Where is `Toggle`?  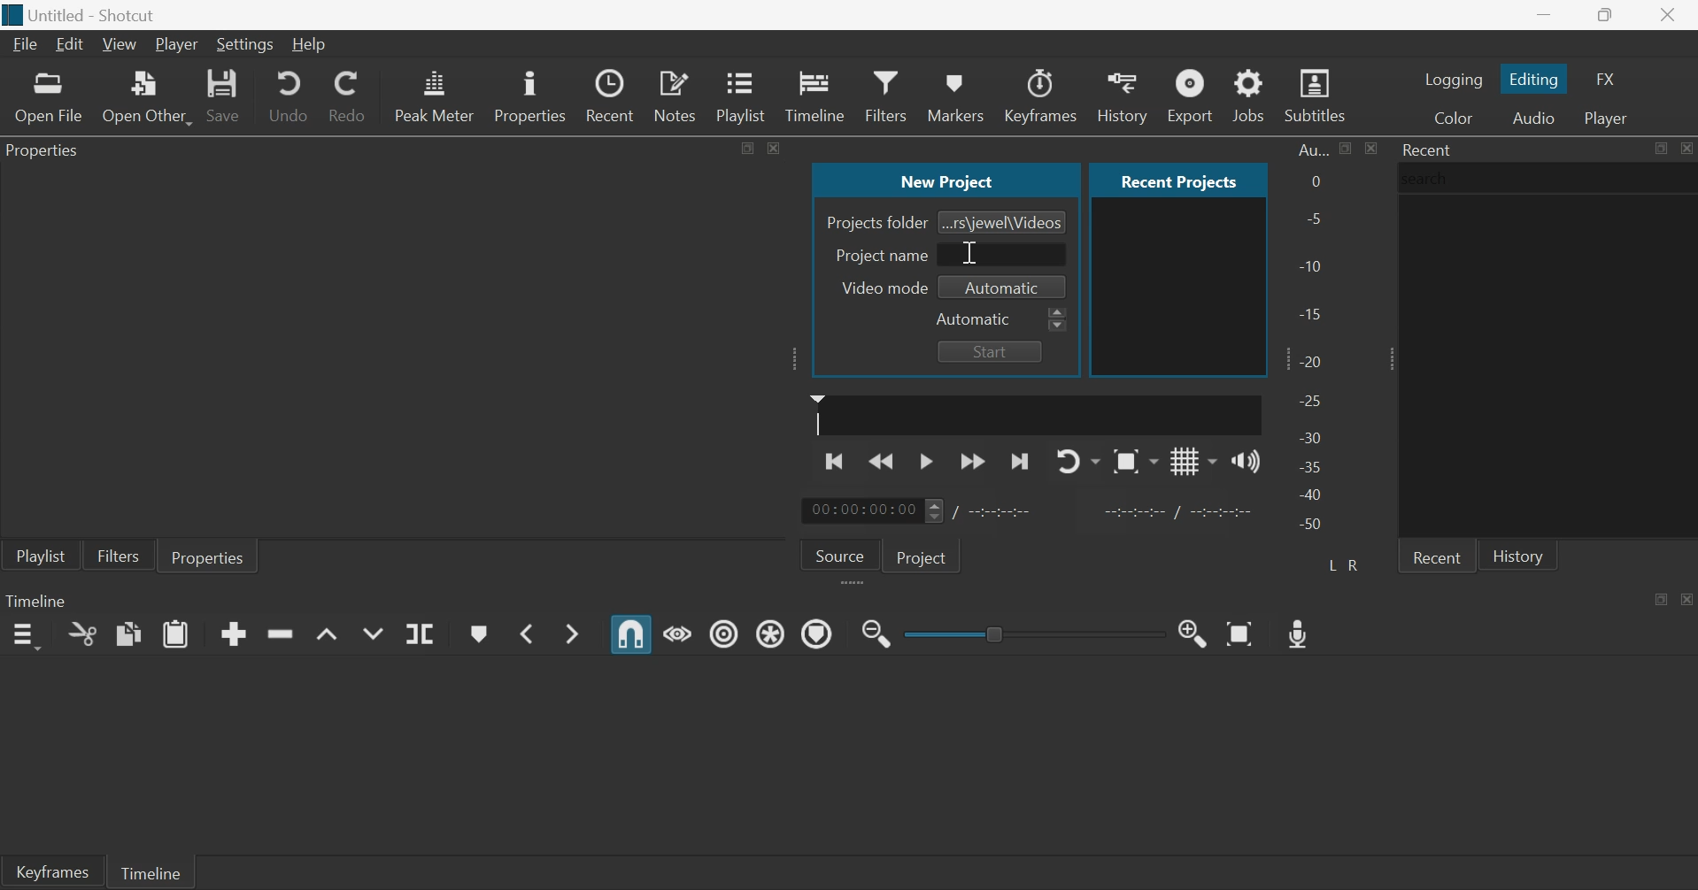
Toggle is located at coordinates (997, 632).